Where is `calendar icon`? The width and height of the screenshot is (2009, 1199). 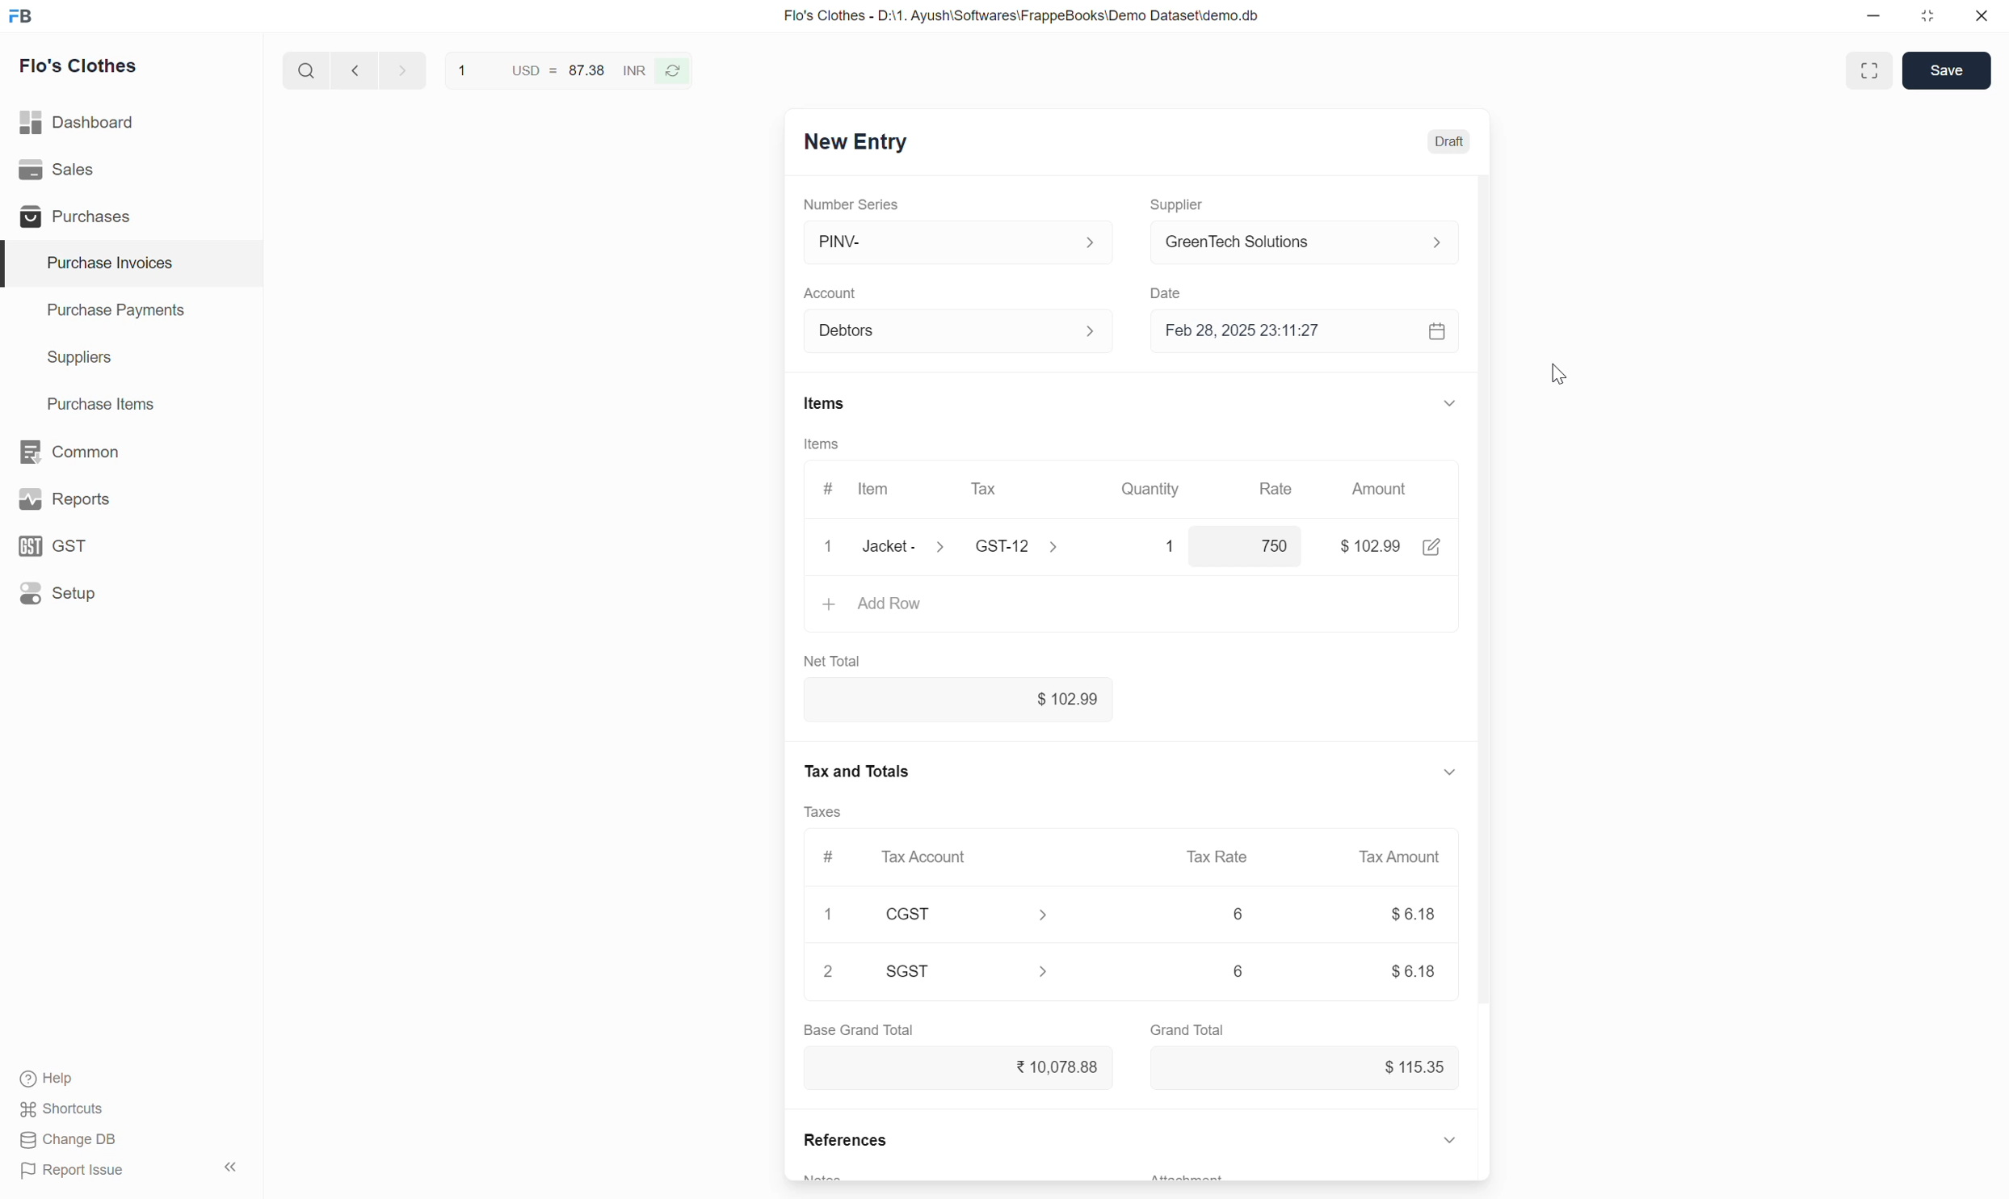 calendar icon is located at coordinates (1440, 331).